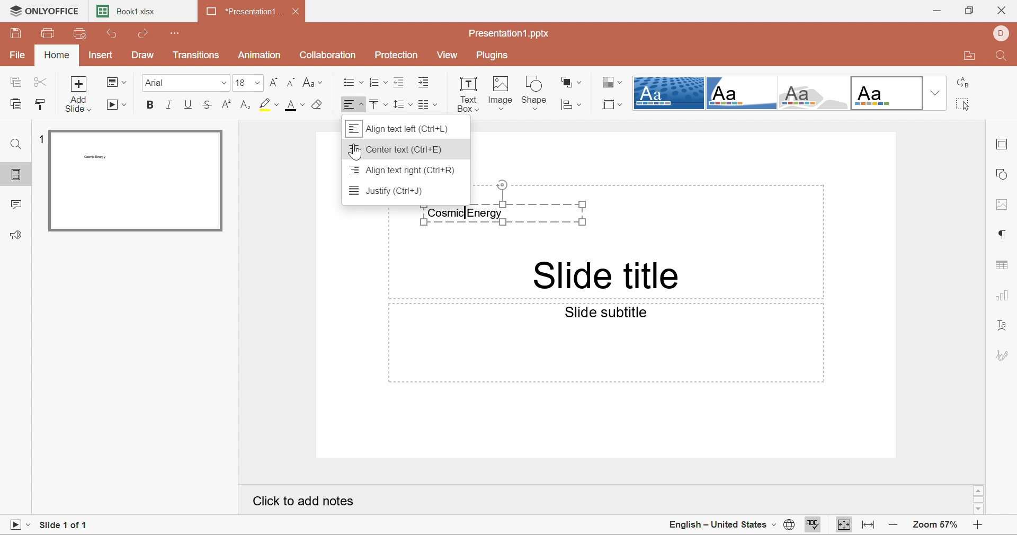  Describe the element at coordinates (274, 82) in the screenshot. I see `Increment font size` at that location.